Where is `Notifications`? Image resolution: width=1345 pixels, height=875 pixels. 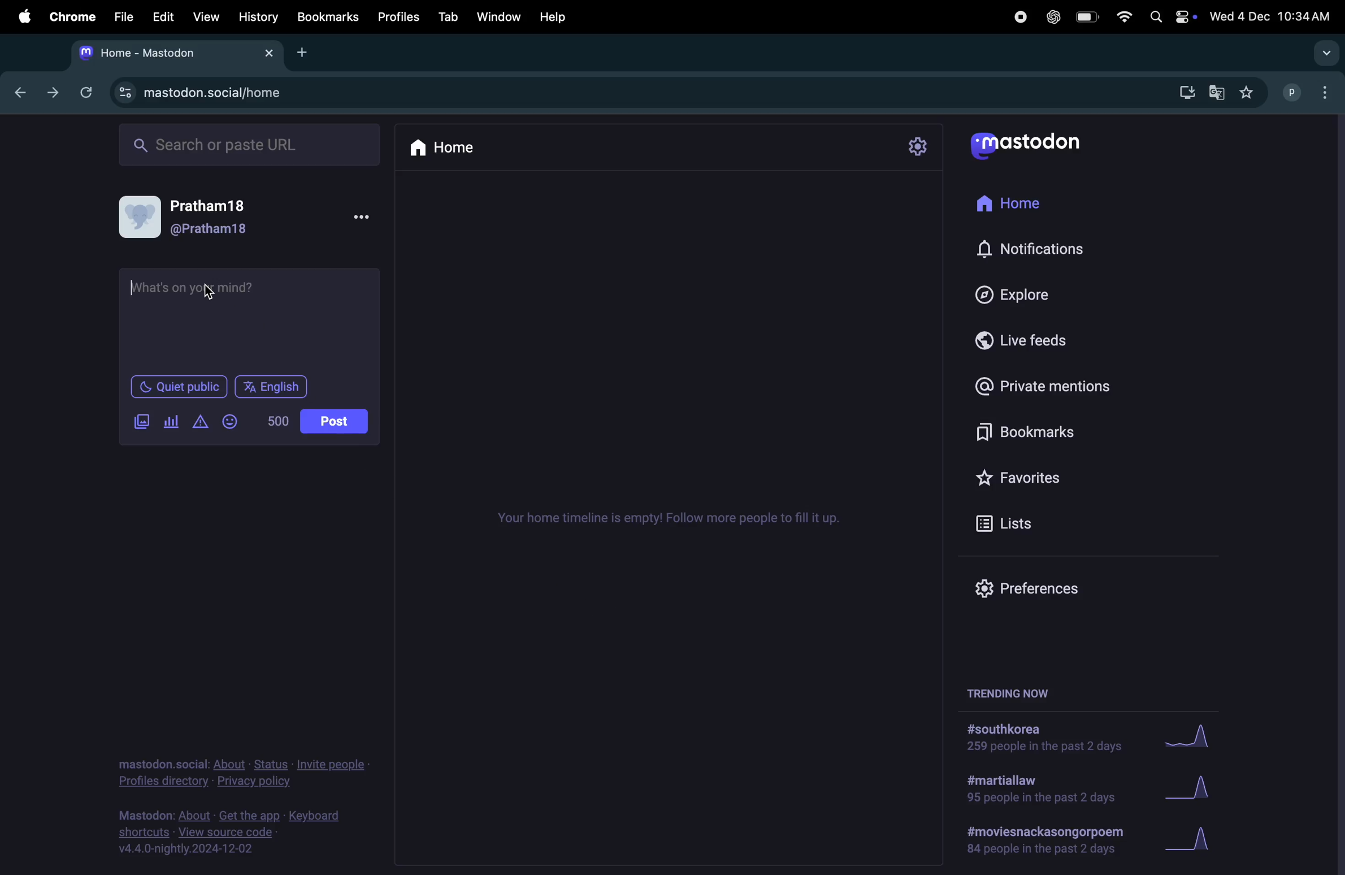 Notifications is located at coordinates (1032, 250).